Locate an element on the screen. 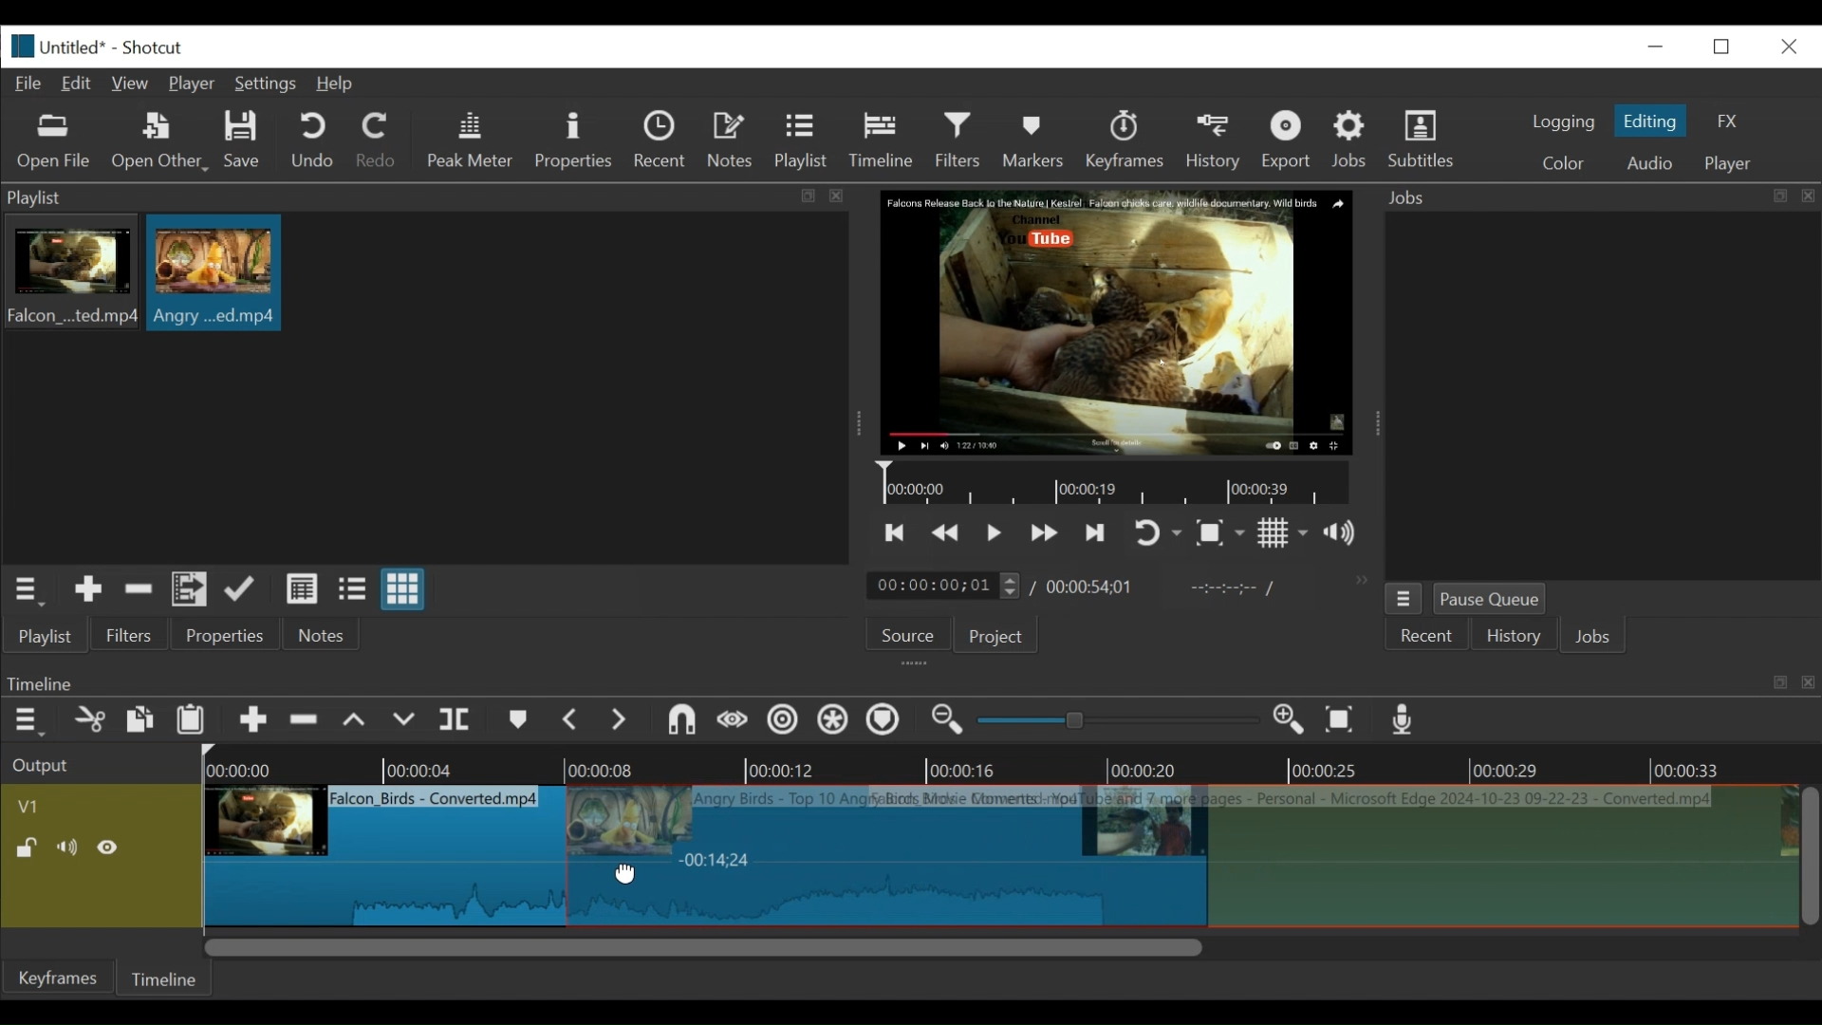 Image resolution: width=1822 pixels, height=1025 pixels. Peak Meter is located at coordinates (474, 140).